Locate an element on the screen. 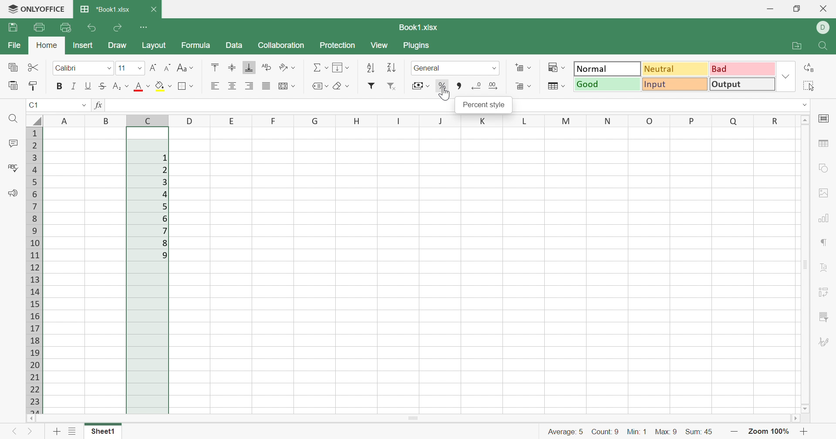  Zoom 100% is located at coordinates (770, 432).